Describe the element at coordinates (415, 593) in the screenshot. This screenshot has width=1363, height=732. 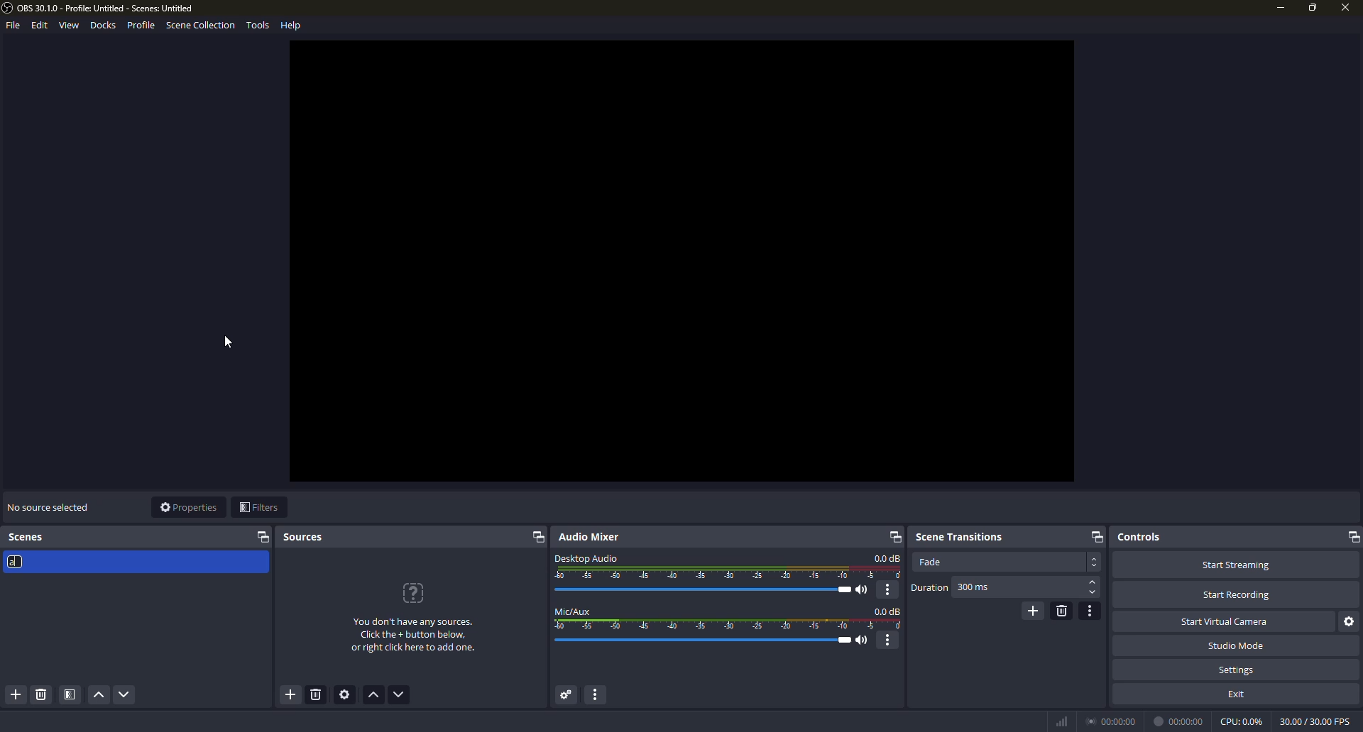
I see `?` at that location.